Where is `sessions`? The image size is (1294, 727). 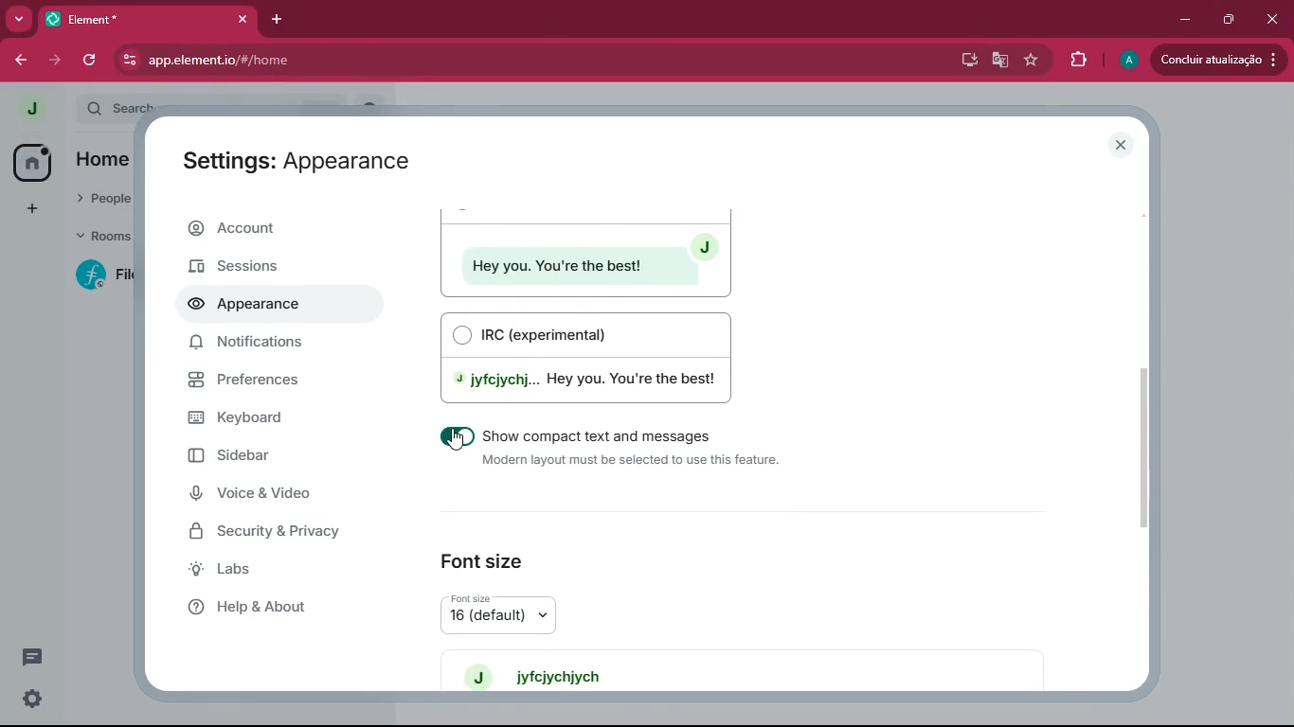 sessions is located at coordinates (273, 268).